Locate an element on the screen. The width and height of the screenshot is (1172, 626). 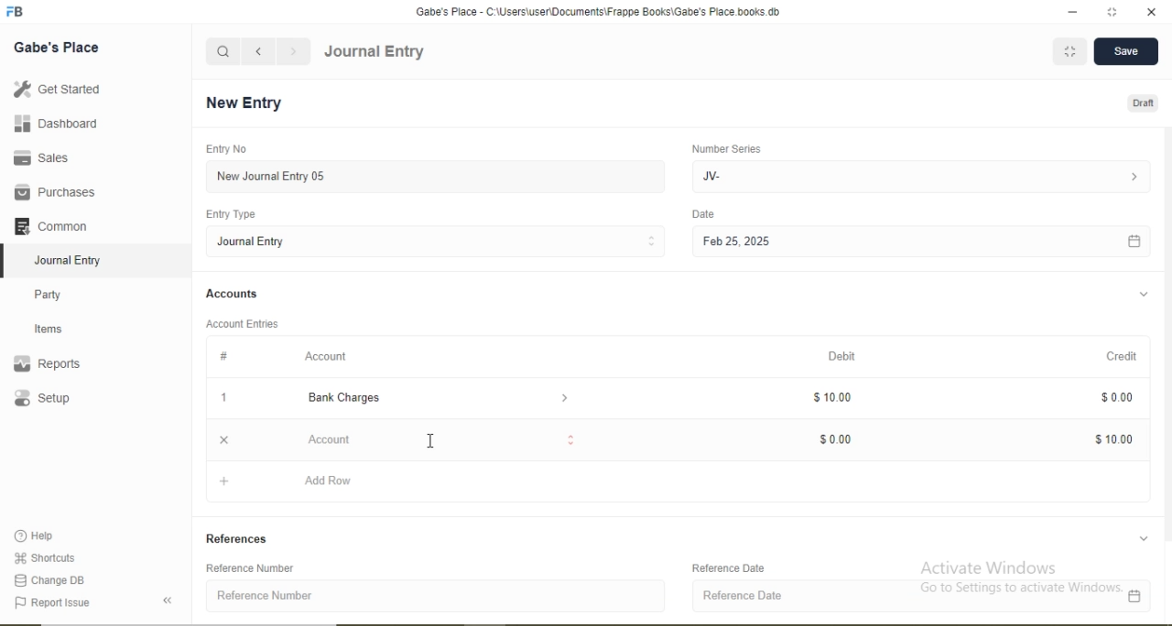
Gabe's Place is located at coordinates (59, 47).